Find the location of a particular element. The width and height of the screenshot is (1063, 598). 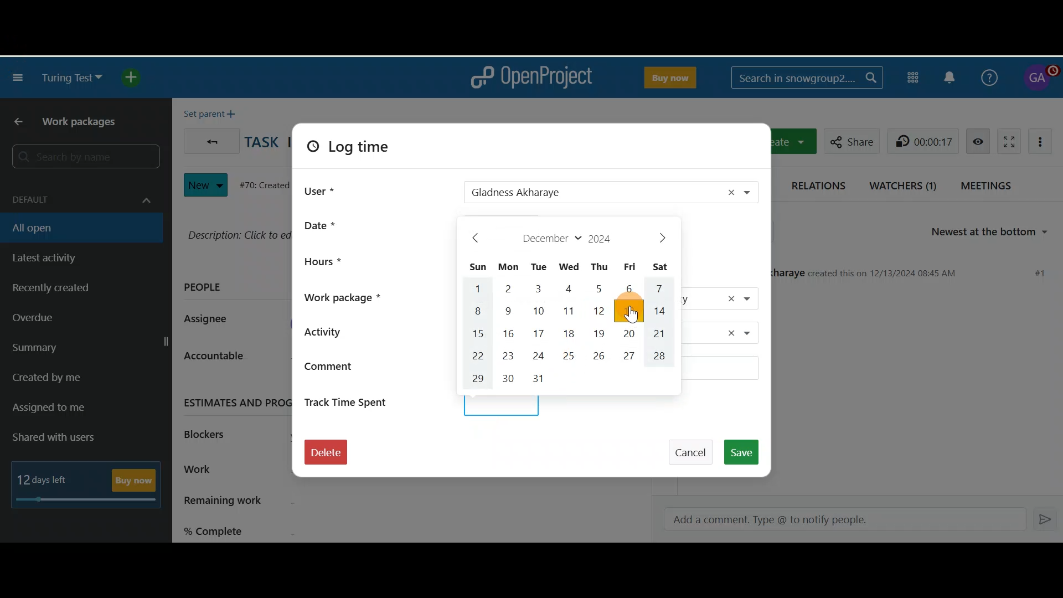

Overdue is located at coordinates (63, 321).